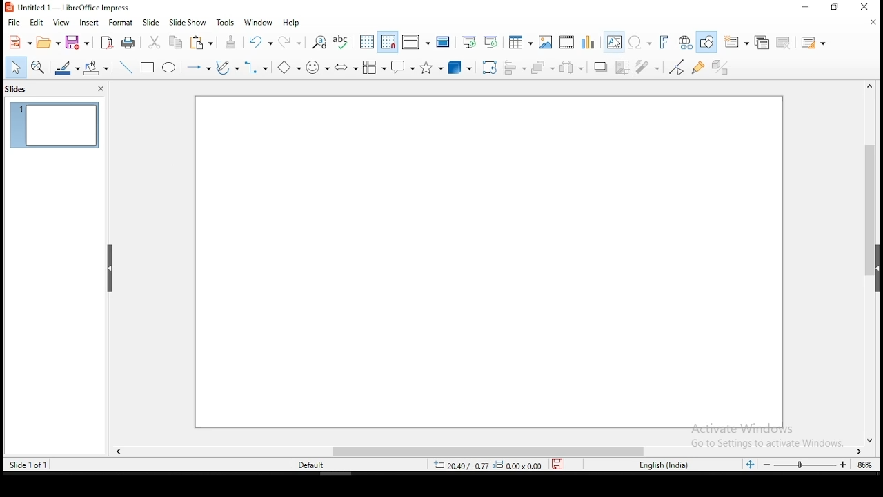  Describe the element at coordinates (36, 68) in the screenshot. I see `zoom and pan` at that location.